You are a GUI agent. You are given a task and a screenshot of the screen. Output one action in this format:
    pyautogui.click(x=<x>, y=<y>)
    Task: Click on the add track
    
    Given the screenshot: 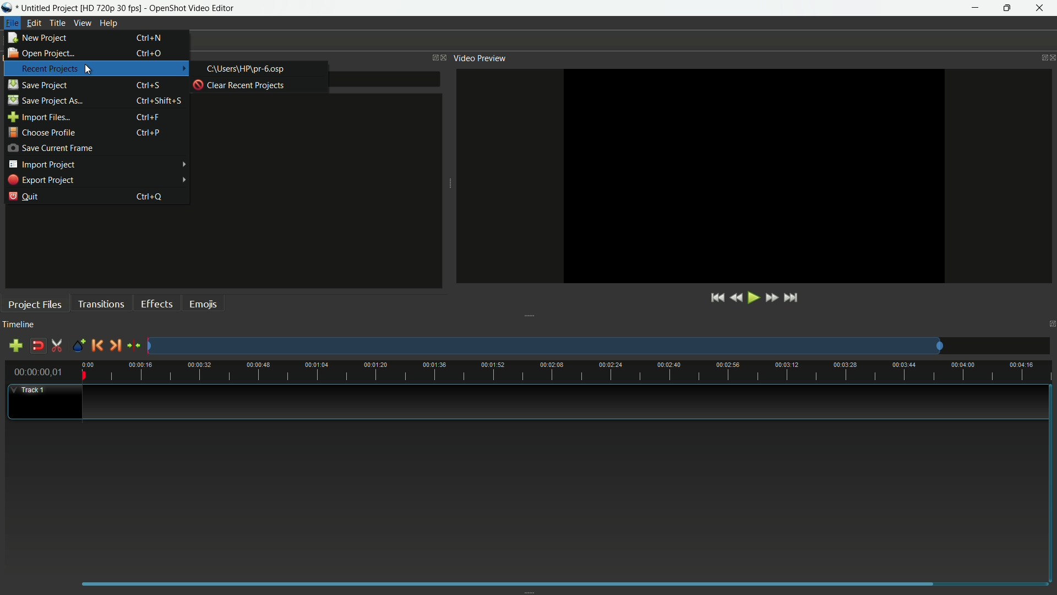 What is the action you would take?
    pyautogui.click(x=15, y=347)
    